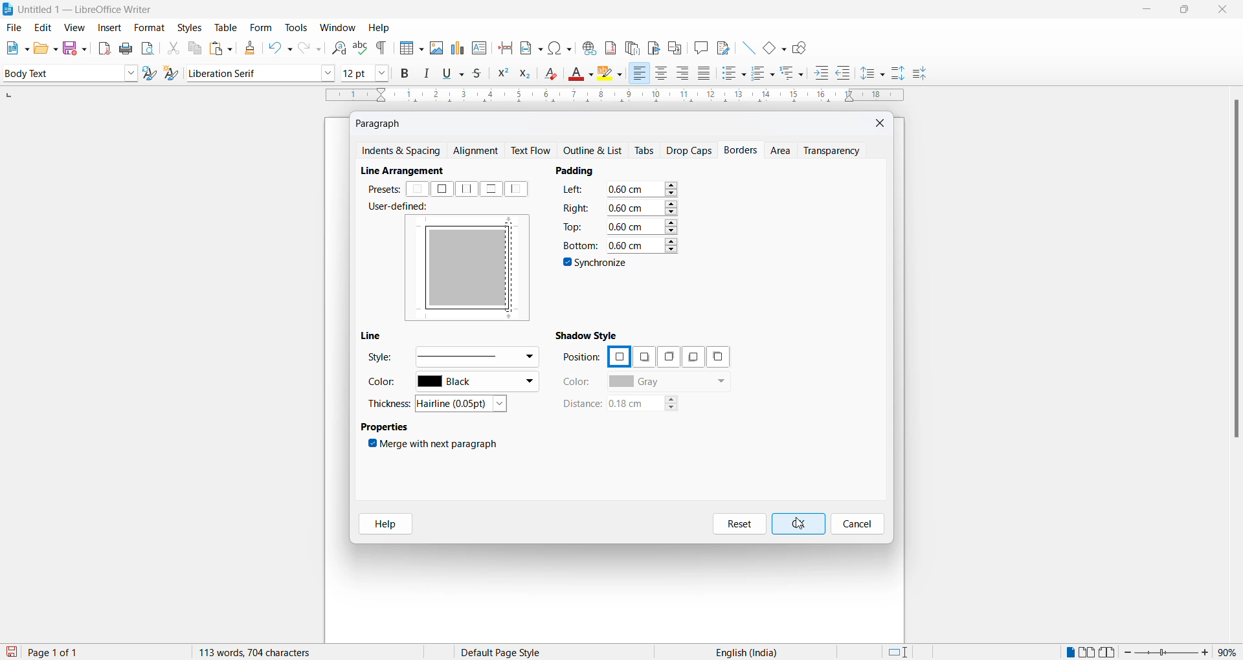 The image size is (1243, 660). What do you see at coordinates (481, 74) in the screenshot?
I see `strike through` at bounding box center [481, 74].